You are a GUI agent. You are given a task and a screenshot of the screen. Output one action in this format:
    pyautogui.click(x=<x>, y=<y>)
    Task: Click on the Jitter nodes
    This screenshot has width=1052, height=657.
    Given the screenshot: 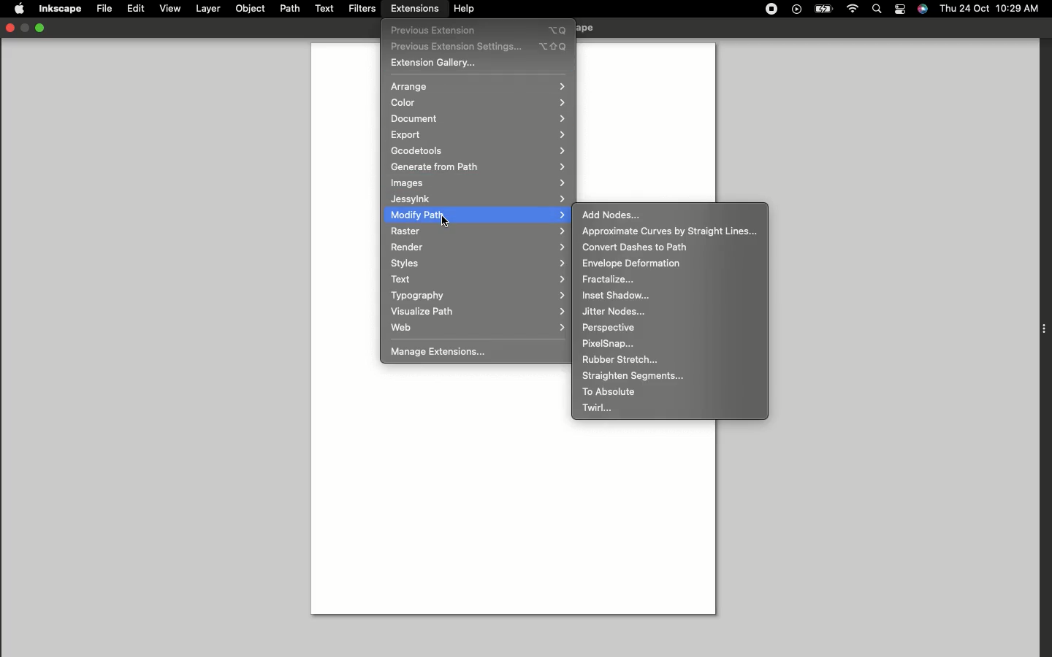 What is the action you would take?
    pyautogui.click(x=613, y=311)
    